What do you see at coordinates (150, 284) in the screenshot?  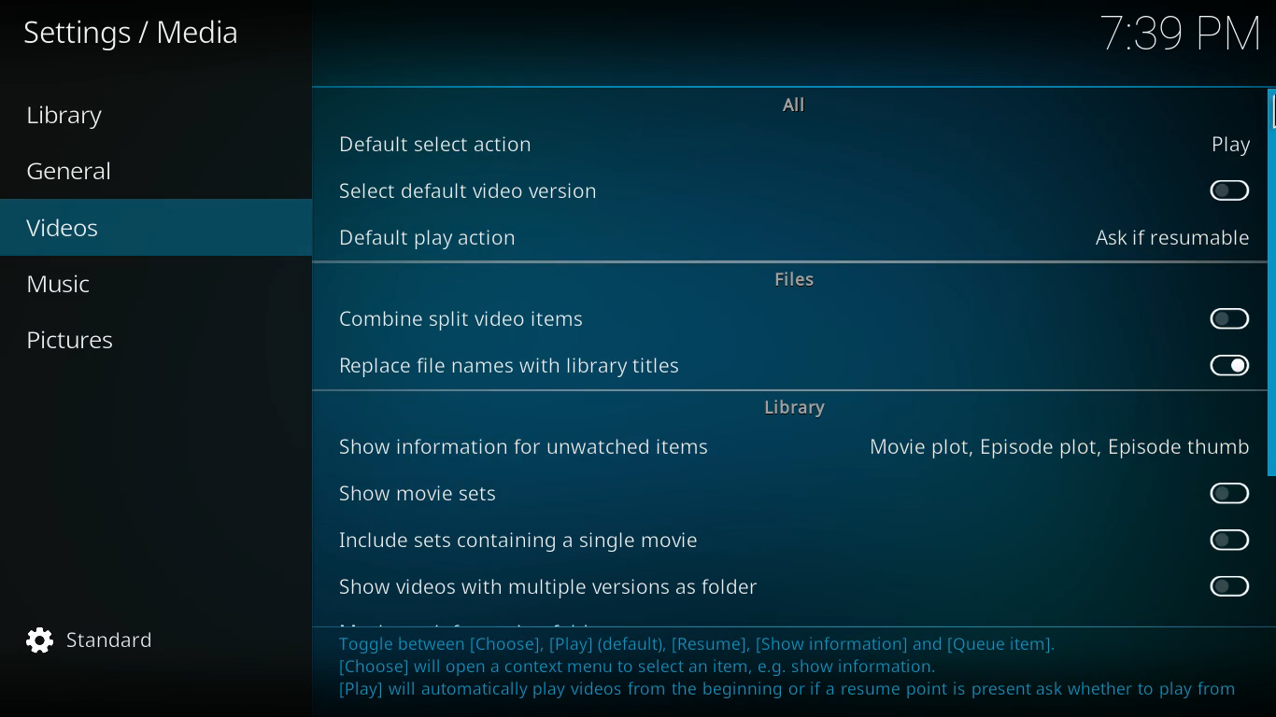 I see `music` at bounding box center [150, 284].